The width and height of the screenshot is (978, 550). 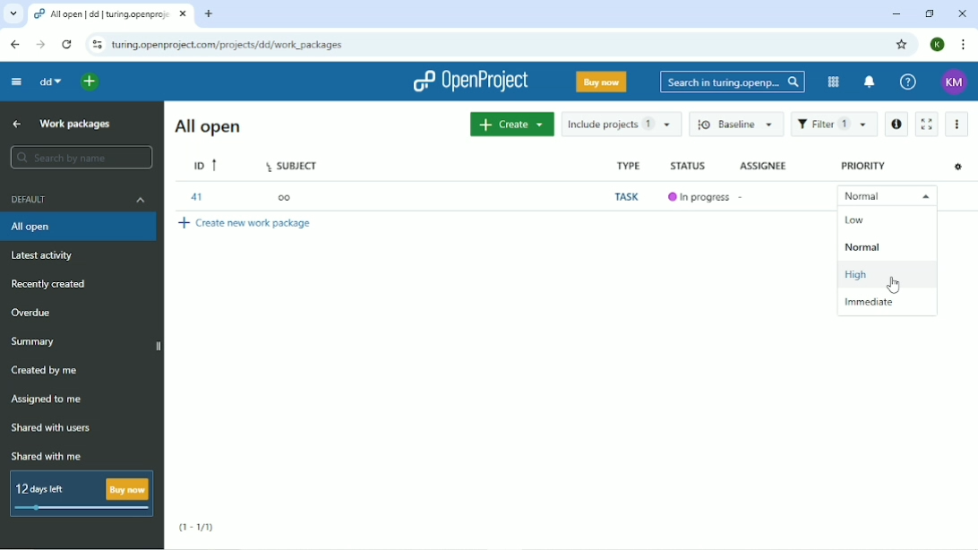 I want to click on Latest activity, so click(x=46, y=256).